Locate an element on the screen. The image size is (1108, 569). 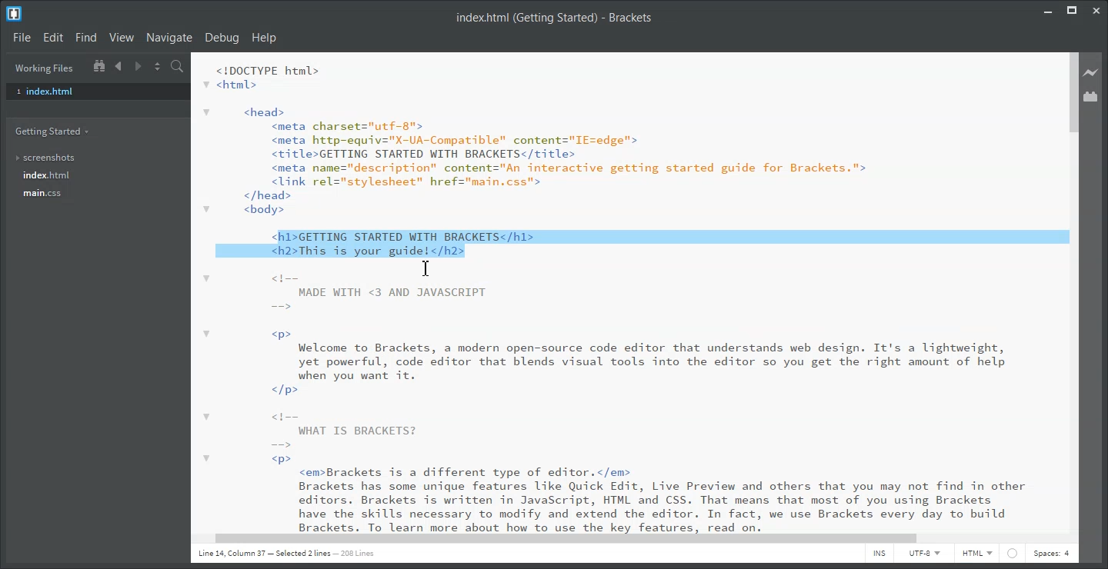
Live Preview is located at coordinates (1093, 72).